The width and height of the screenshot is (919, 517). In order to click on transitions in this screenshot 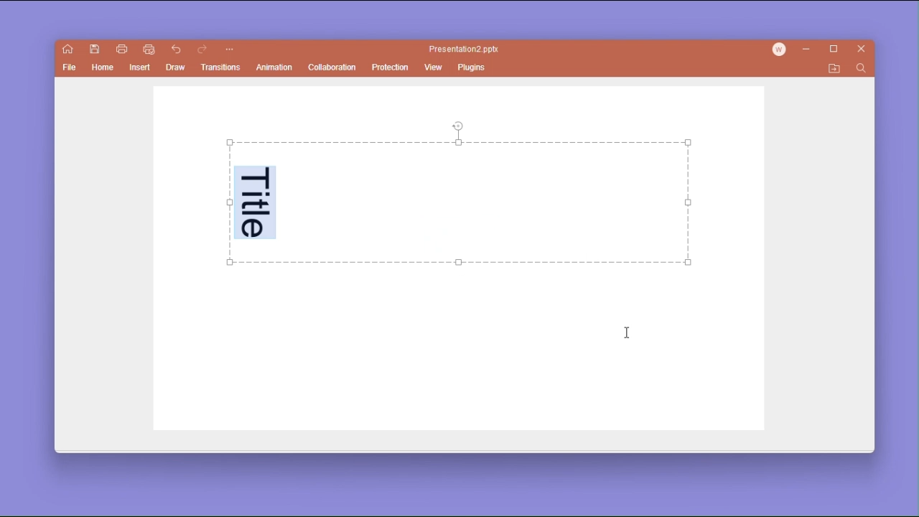, I will do `click(223, 67)`.